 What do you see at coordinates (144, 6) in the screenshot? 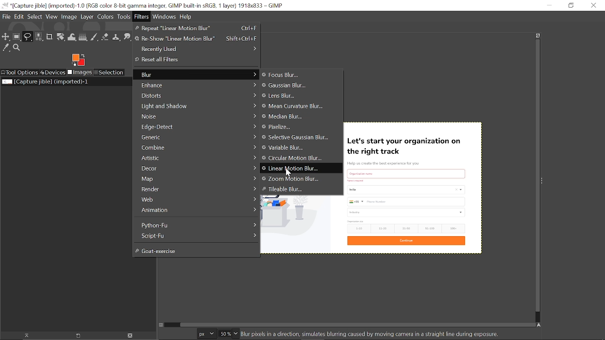
I see `Current window` at bounding box center [144, 6].